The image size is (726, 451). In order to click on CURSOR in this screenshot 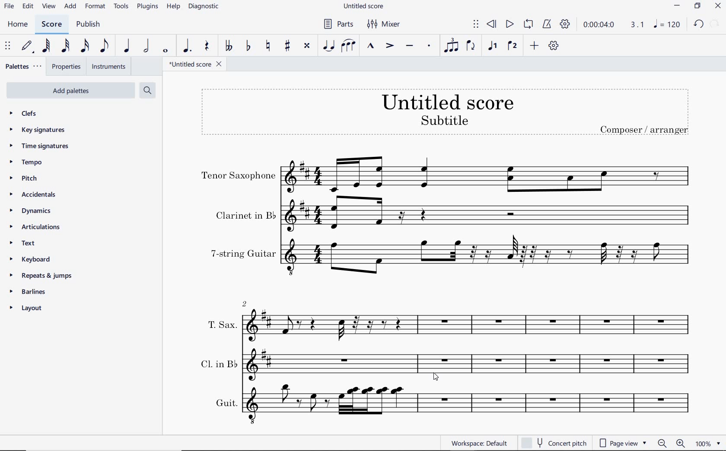, I will do `click(437, 378)`.